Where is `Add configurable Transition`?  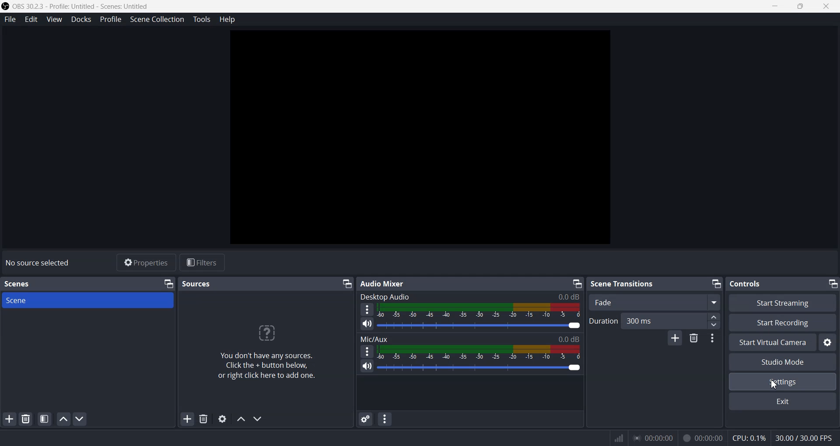 Add configurable Transition is located at coordinates (675, 339).